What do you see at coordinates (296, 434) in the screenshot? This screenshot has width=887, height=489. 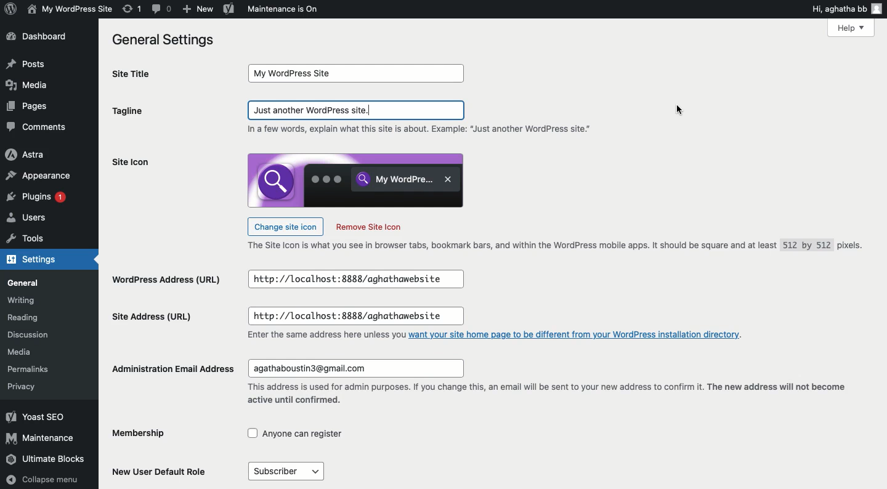 I see `checkbox` at bounding box center [296, 434].